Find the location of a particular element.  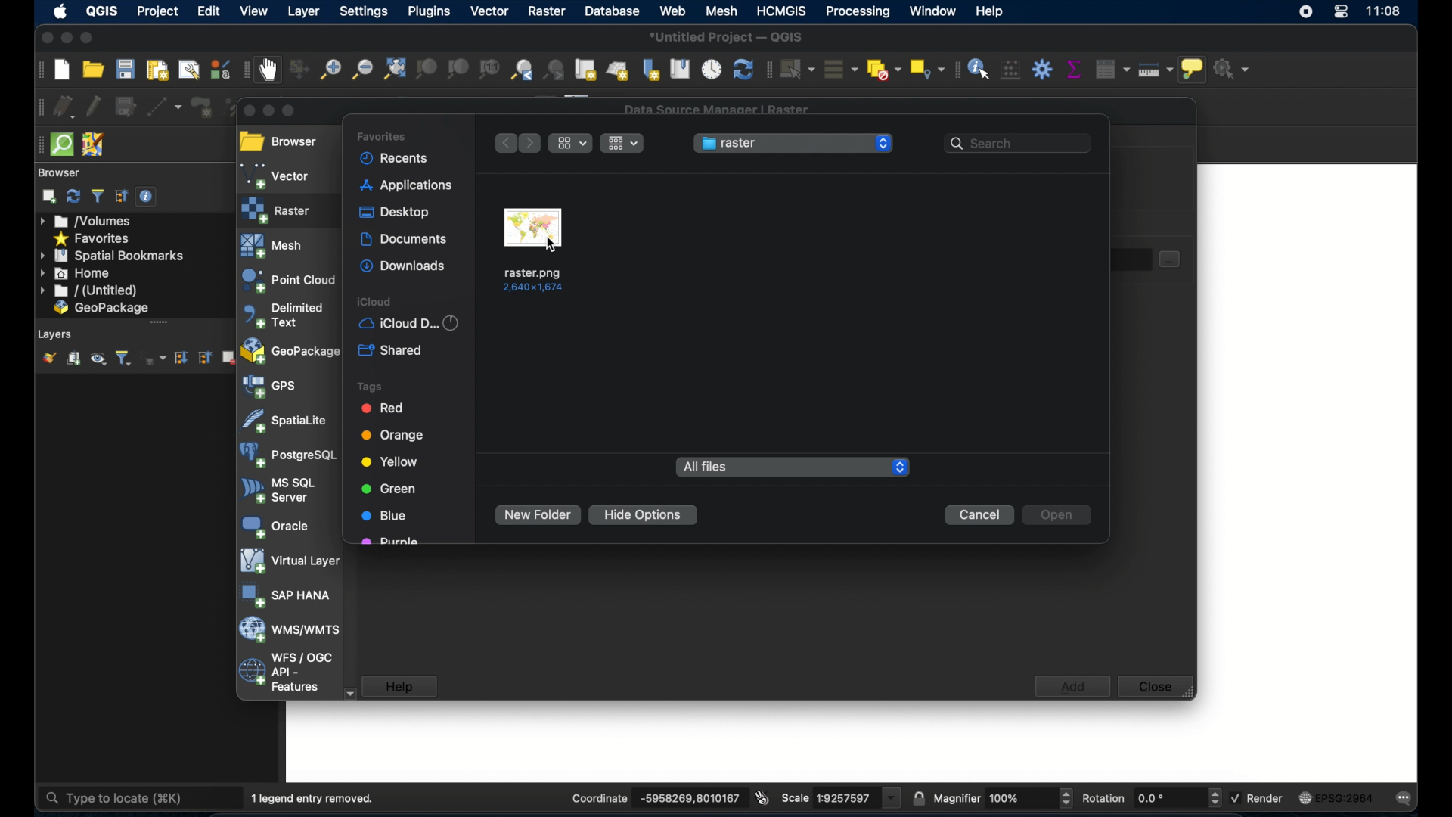

close is located at coordinates (44, 39).